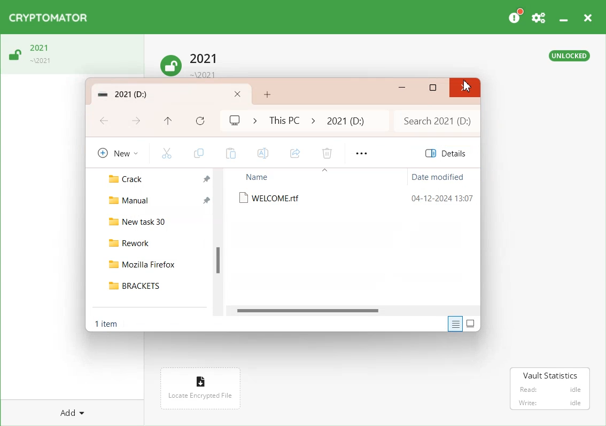 This screenshot has width=606, height=426. I want to click on Close, so click(587, 16).